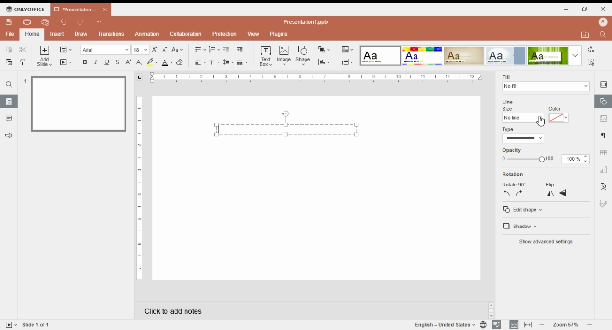 The image size is (612, 330). What do you see at coordinates (591, 49) in the screenshot?
I see `replace` at bounding box center [591, 49].